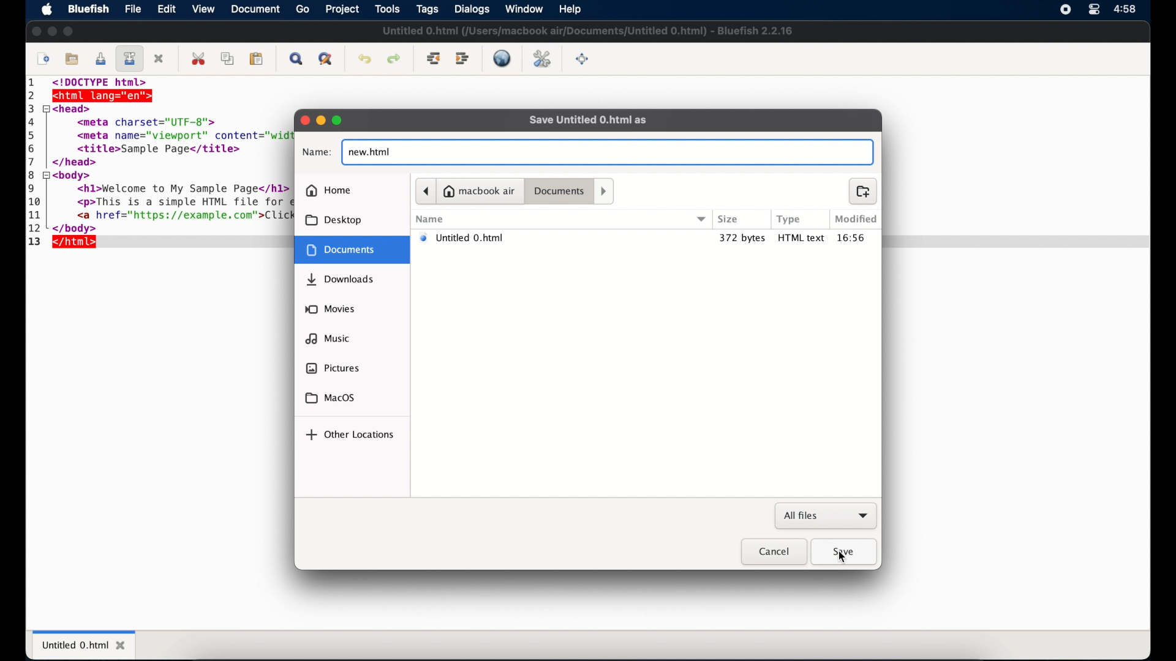 The image size is (1176, 661). I want to click on 4, so click(32, 121).